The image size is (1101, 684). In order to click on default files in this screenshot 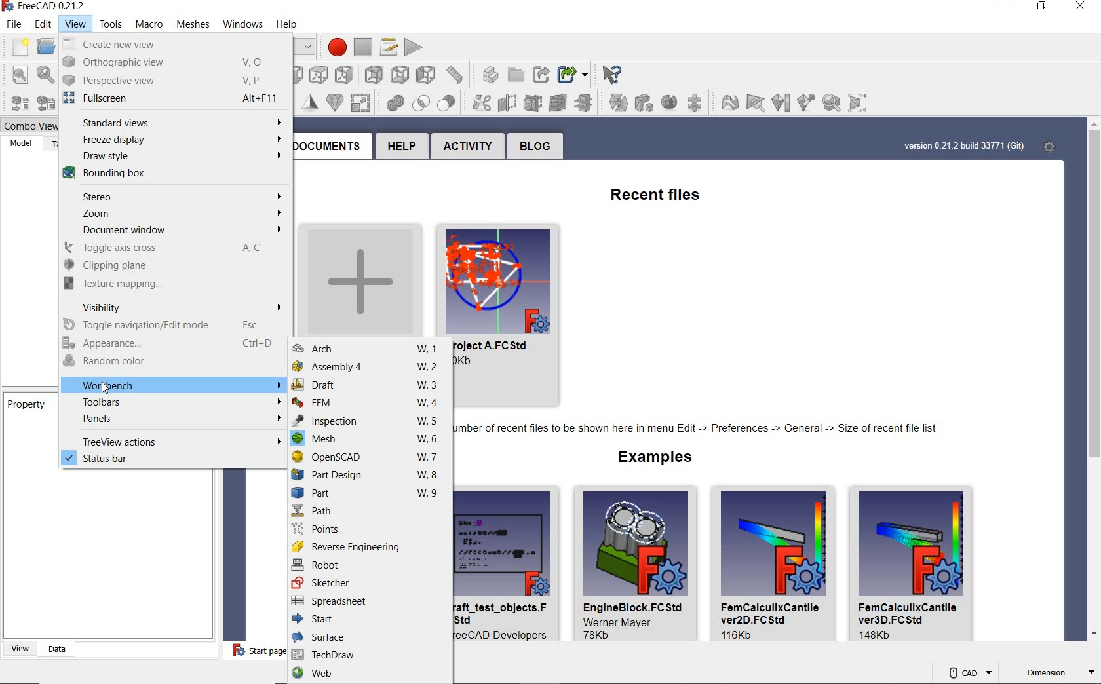, I will do `click(714, 565)`.